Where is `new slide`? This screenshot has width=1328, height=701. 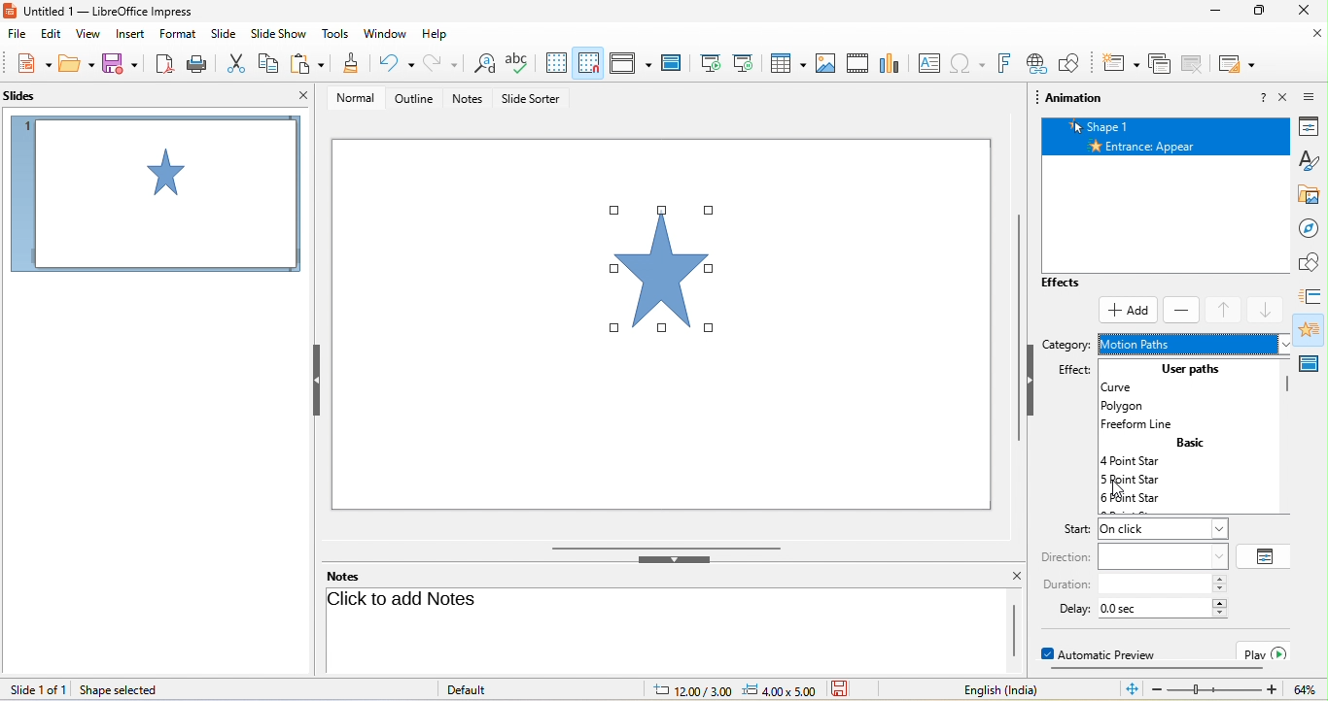
new slide is located at coordinates (1121, 65).